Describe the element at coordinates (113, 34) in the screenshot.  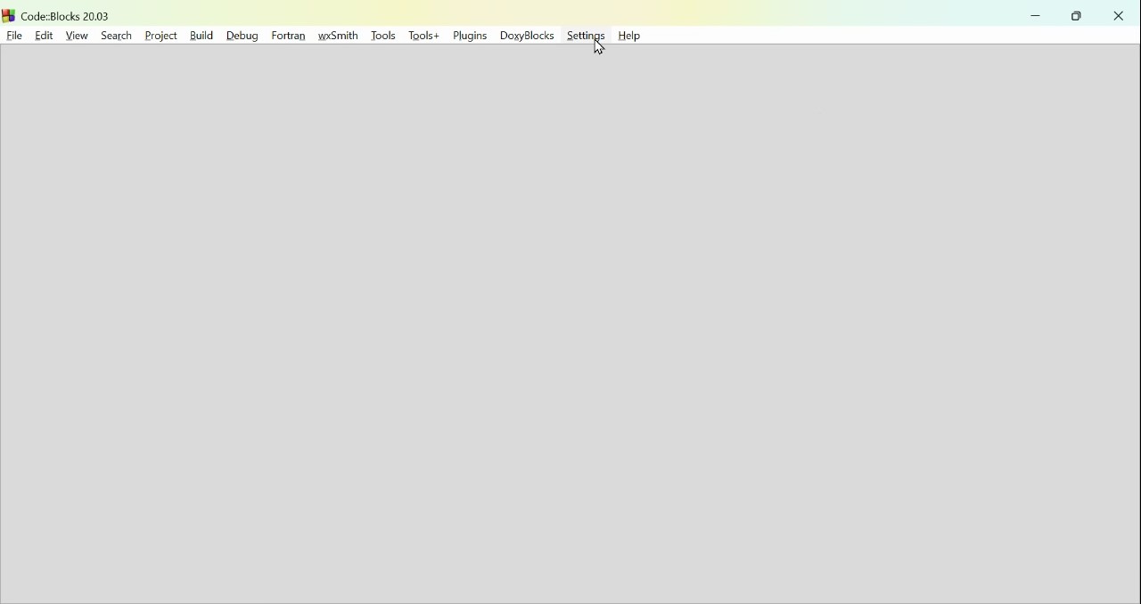
I see `Search` at that location.